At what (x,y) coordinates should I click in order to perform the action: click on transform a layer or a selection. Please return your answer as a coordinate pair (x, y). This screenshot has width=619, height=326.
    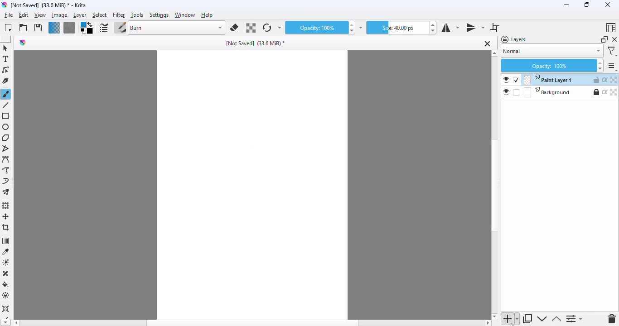
    Looking at the image, I should click on (6, 206).